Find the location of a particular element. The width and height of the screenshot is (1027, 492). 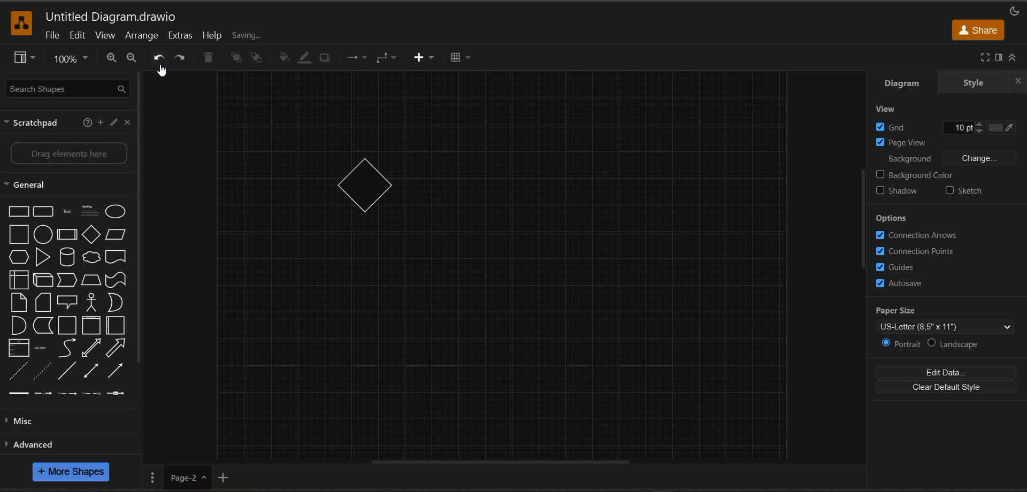

style is located at coordinates (978, 82).